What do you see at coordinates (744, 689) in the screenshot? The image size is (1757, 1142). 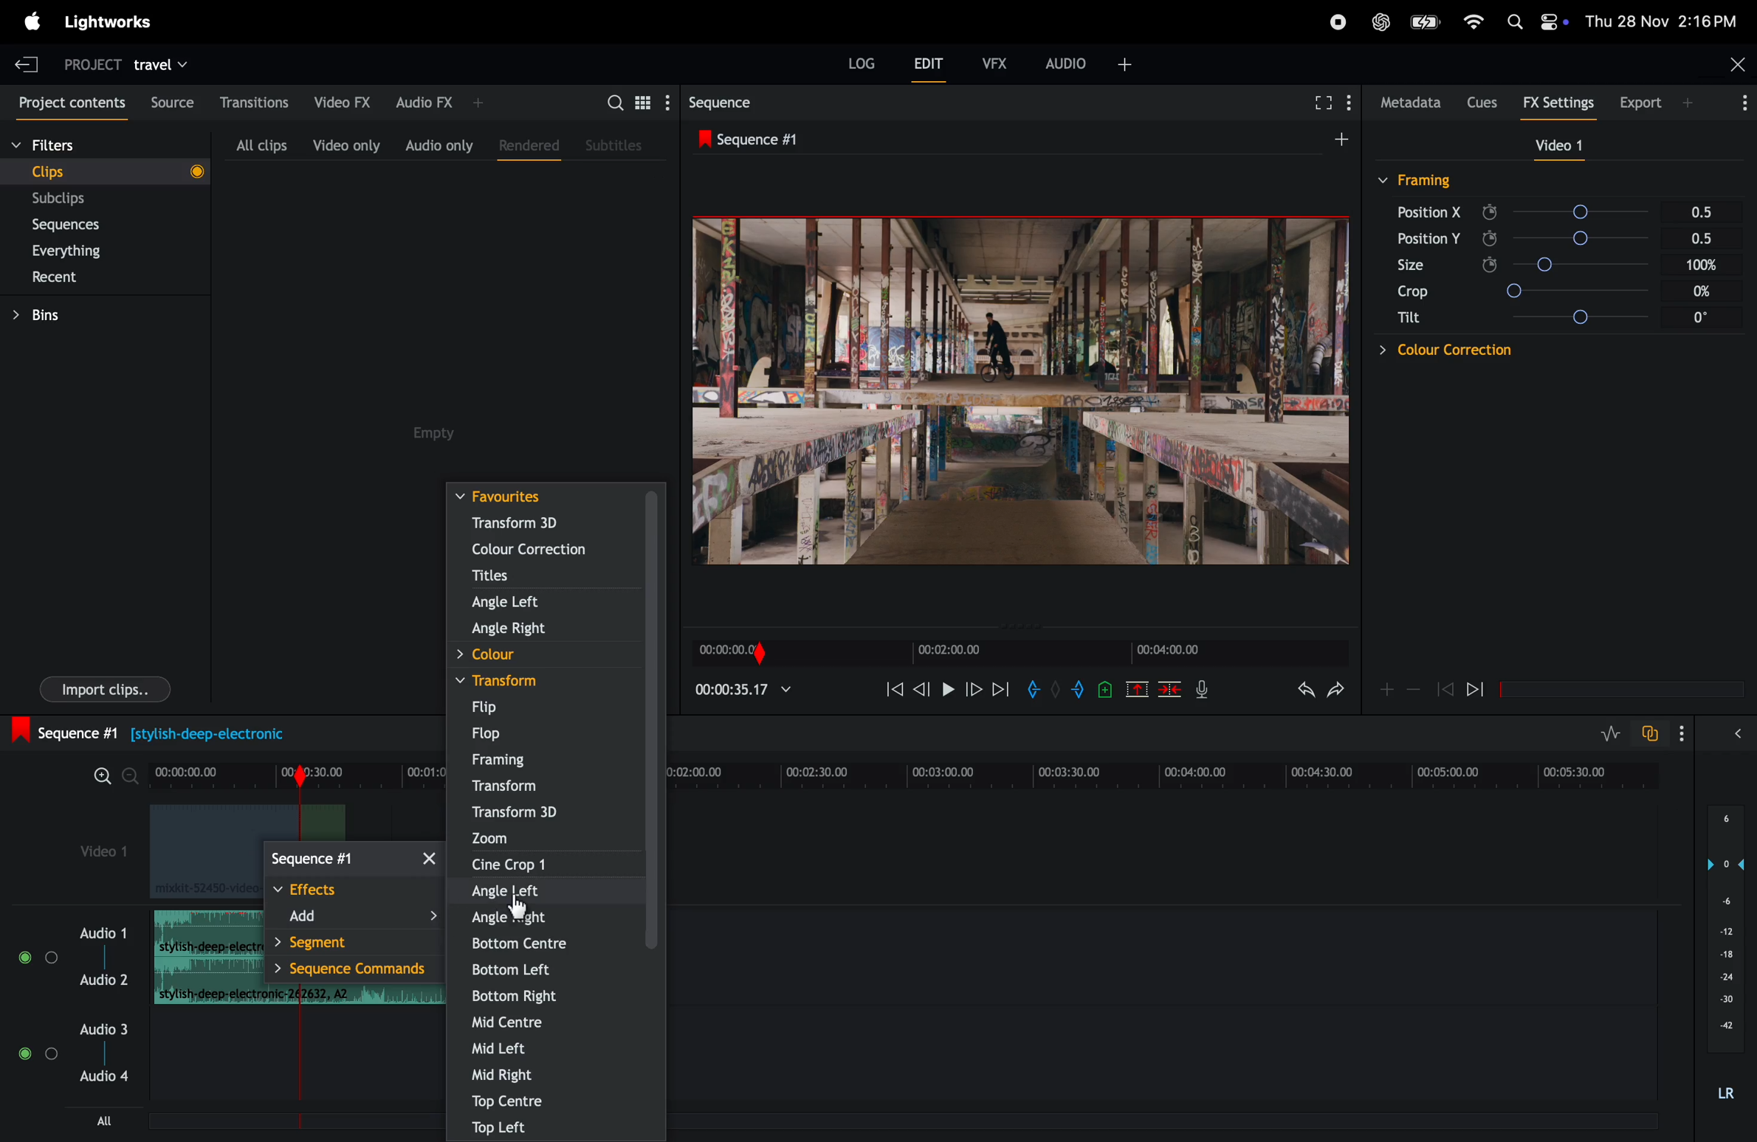 I see `play time` at bounding box center [744, 689].